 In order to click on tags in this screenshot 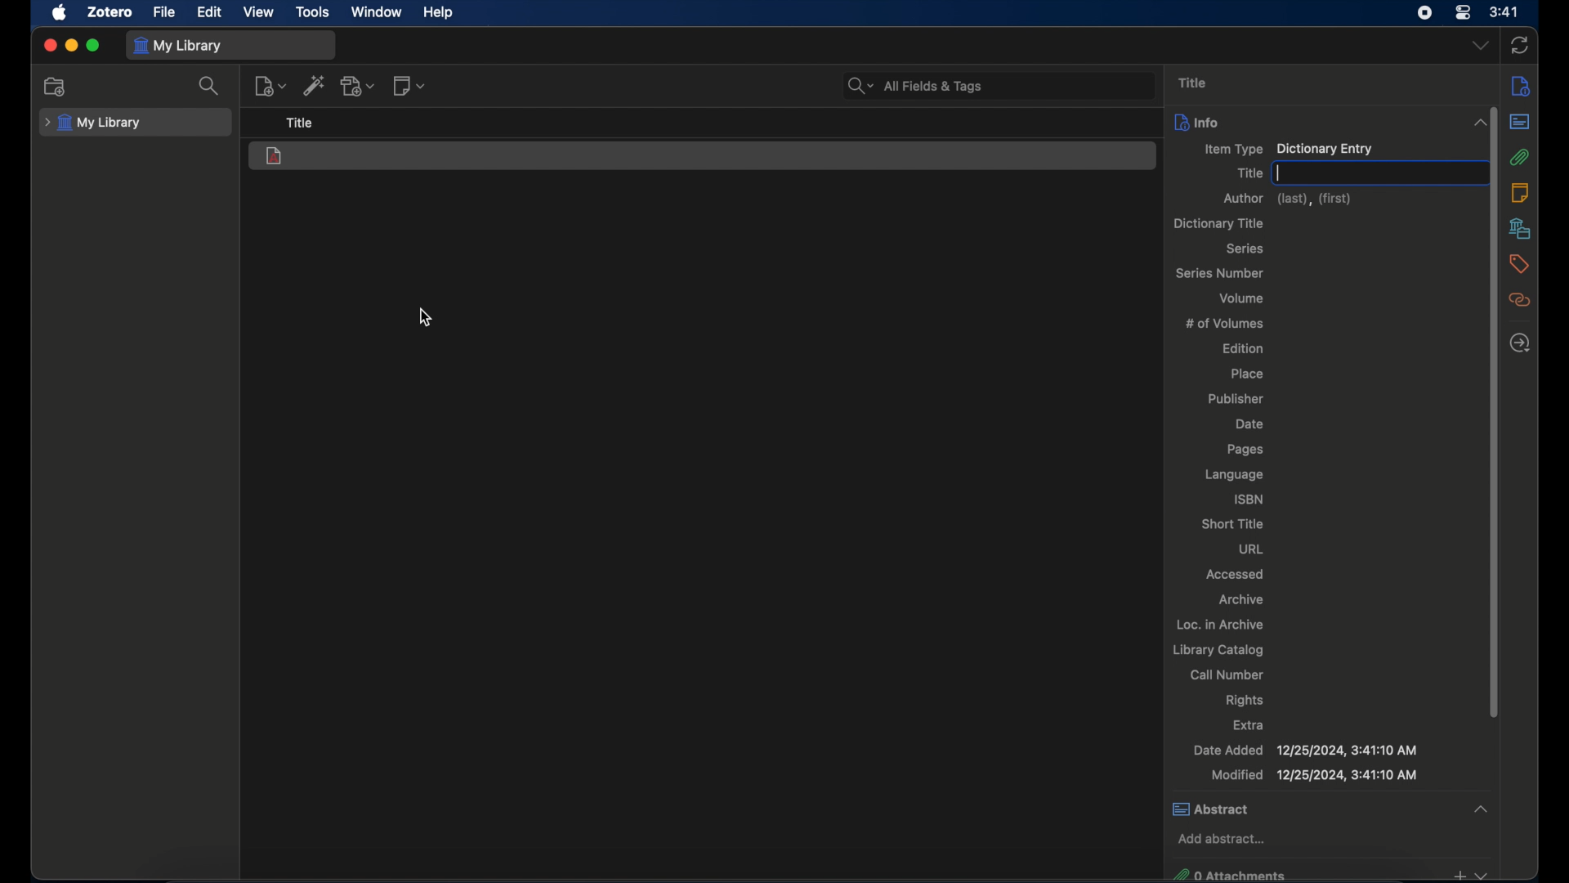, I will do `click(1520, 264)`.